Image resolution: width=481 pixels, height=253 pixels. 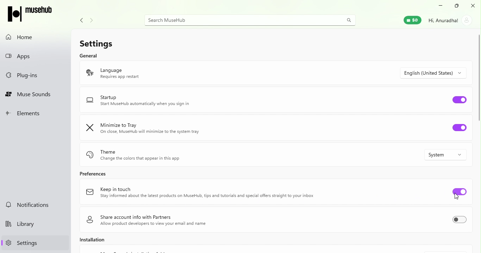 What do you see at coordinates (35, 205) in the screenshot?
I see `Notifications` at bounding box center [35, 205].